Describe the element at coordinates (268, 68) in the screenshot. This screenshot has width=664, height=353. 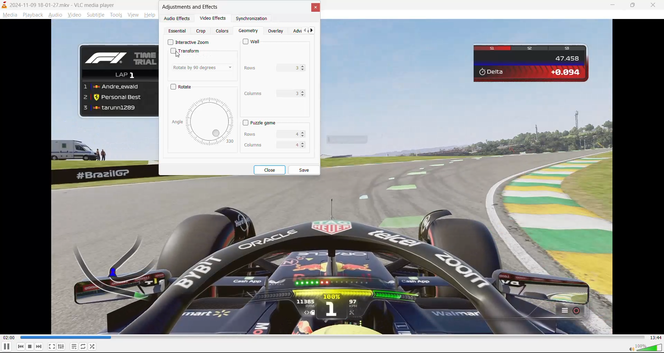
I see `rows` at that location.